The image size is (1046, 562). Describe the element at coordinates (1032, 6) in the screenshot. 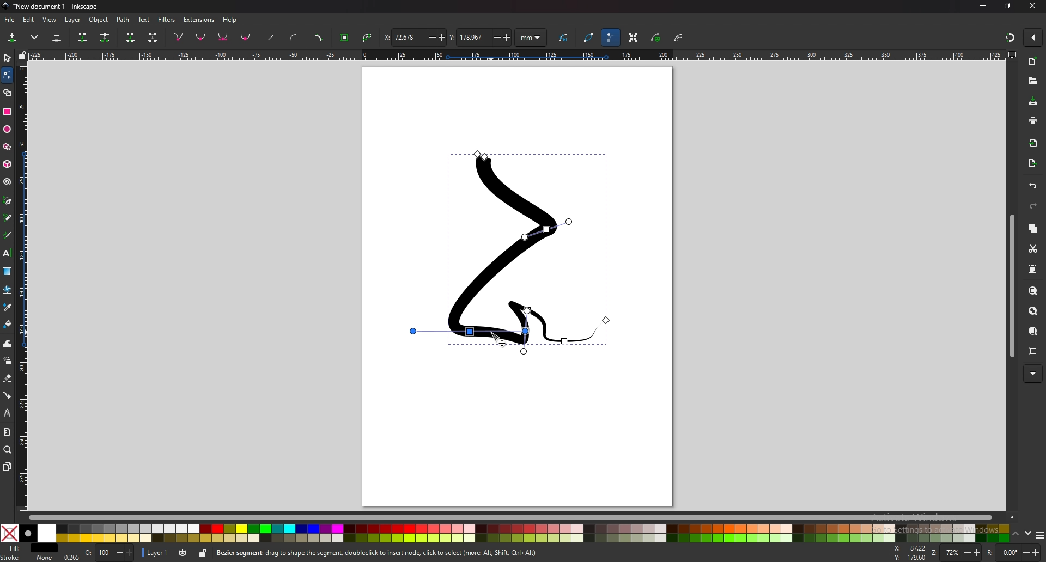

I see `close` at that location.